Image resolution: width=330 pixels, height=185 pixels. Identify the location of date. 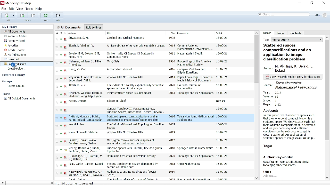
(222, 125).